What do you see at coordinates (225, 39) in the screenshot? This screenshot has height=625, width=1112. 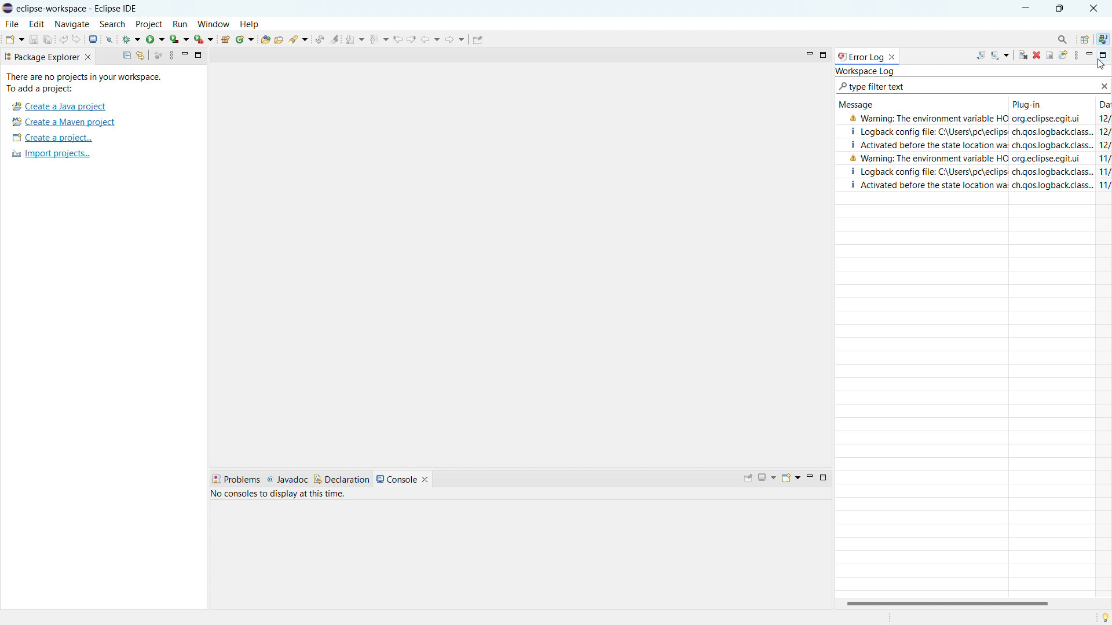 I see `new java type` at bounding box center [225, 39].